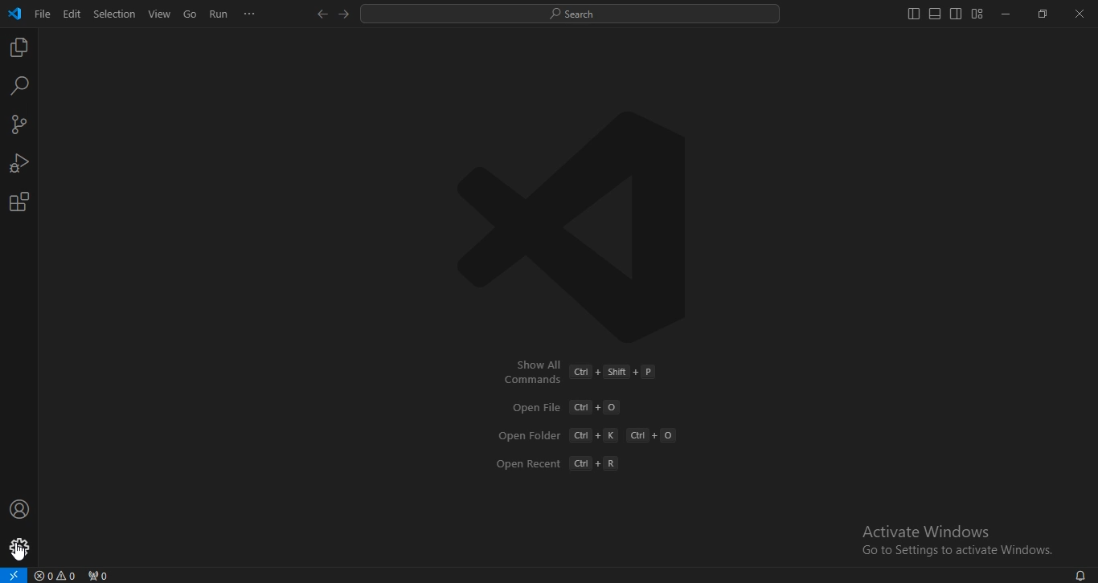 The height and width of the screenshot is (583, 1098). Describe the element at coordinates (43, 13) in the screenshot. I see `file` at that location.